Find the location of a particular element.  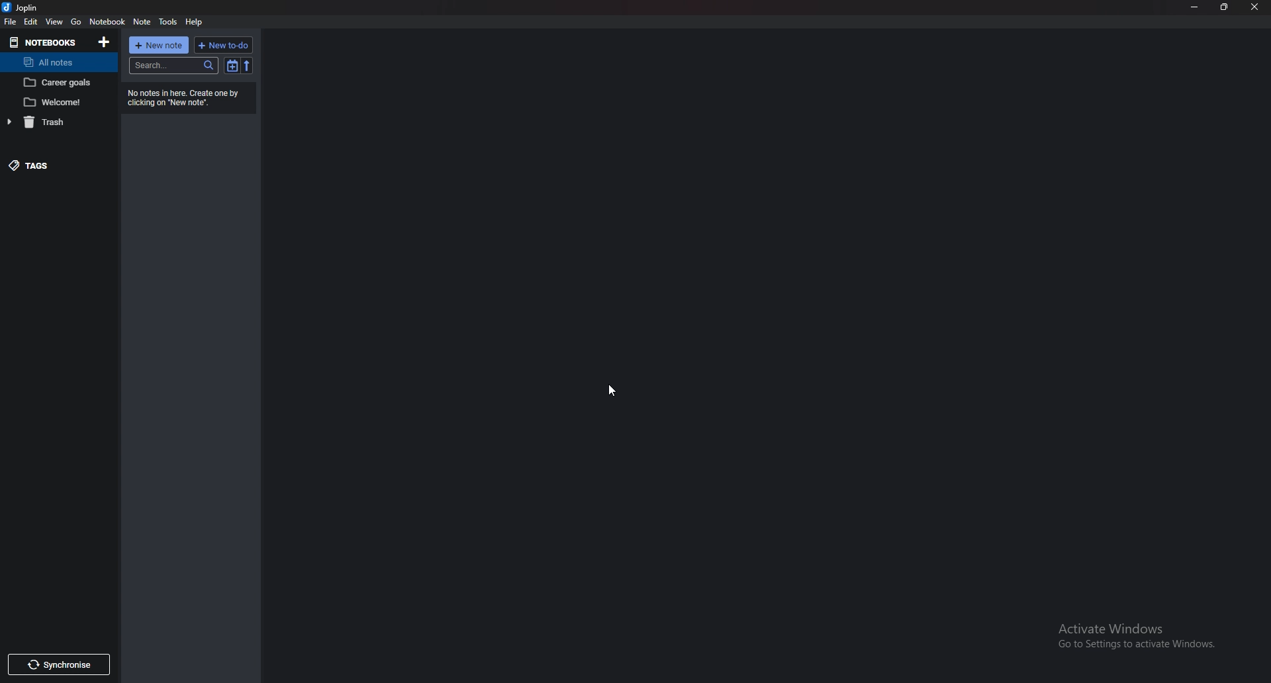

notebook is located at coordinates (59, 82).